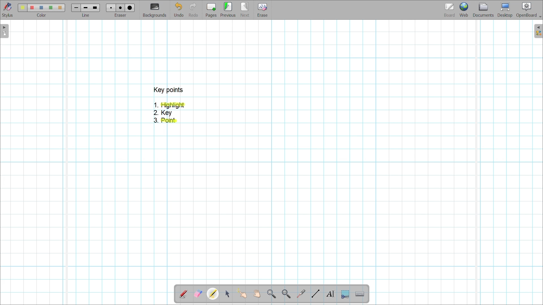 The height and width of the screenshot is (305, 543). Describe the element at coordinates (40, 15) in the screenshot. I see `color` at that location.